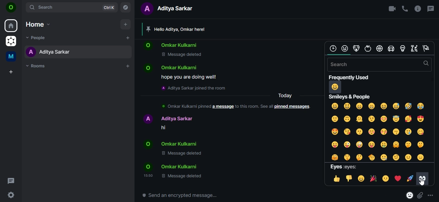 The image size is (439, 202). What do you see at coordinates (422, 156) in the screenshot?
I see `expressionless face` at bounding box center [422, 156].